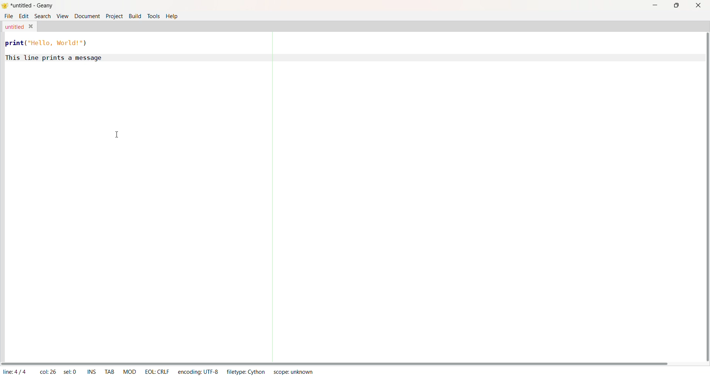 This screenshot has height=376, width=710. What do you see at coordinates (32, 26) in the screenshot?
I see `Close` at bounding box center [32, 26].